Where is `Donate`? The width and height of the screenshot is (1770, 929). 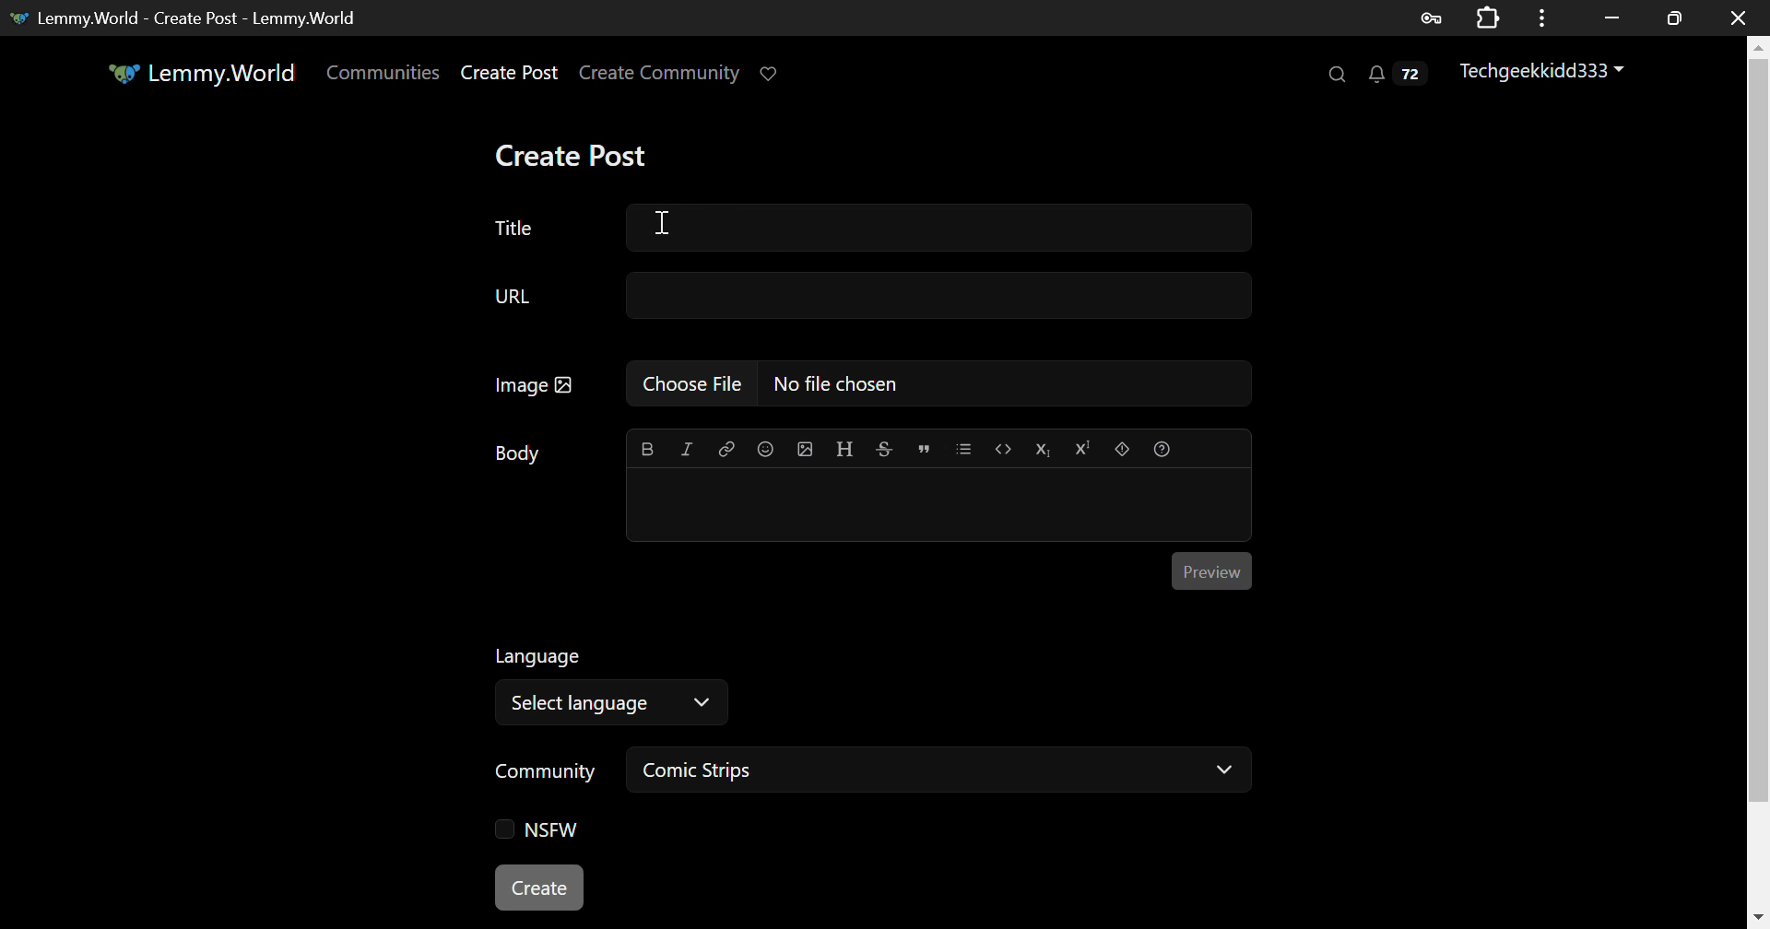 Donate is located at coordinates (774, 72).